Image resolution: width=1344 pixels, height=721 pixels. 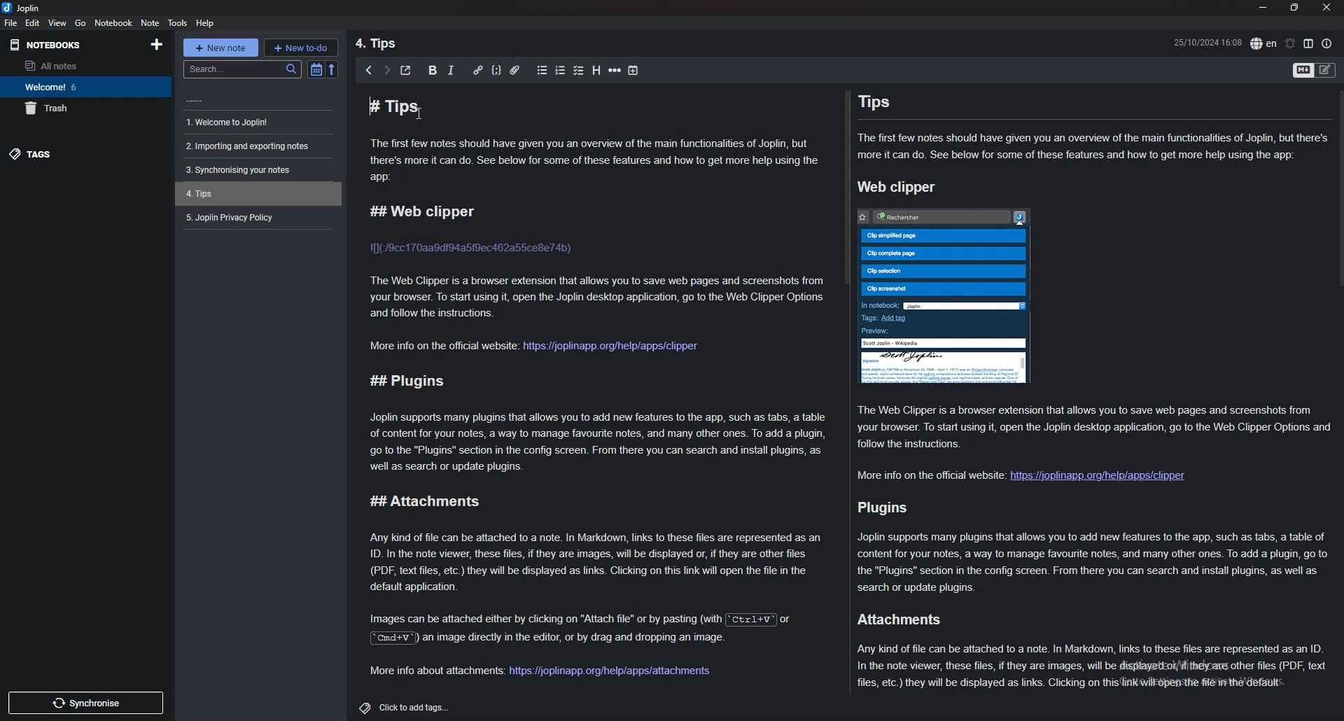 What do you see at coordinates (474, 69) in the screenshot?
I see `insert link` at bounding box center [474, 69].